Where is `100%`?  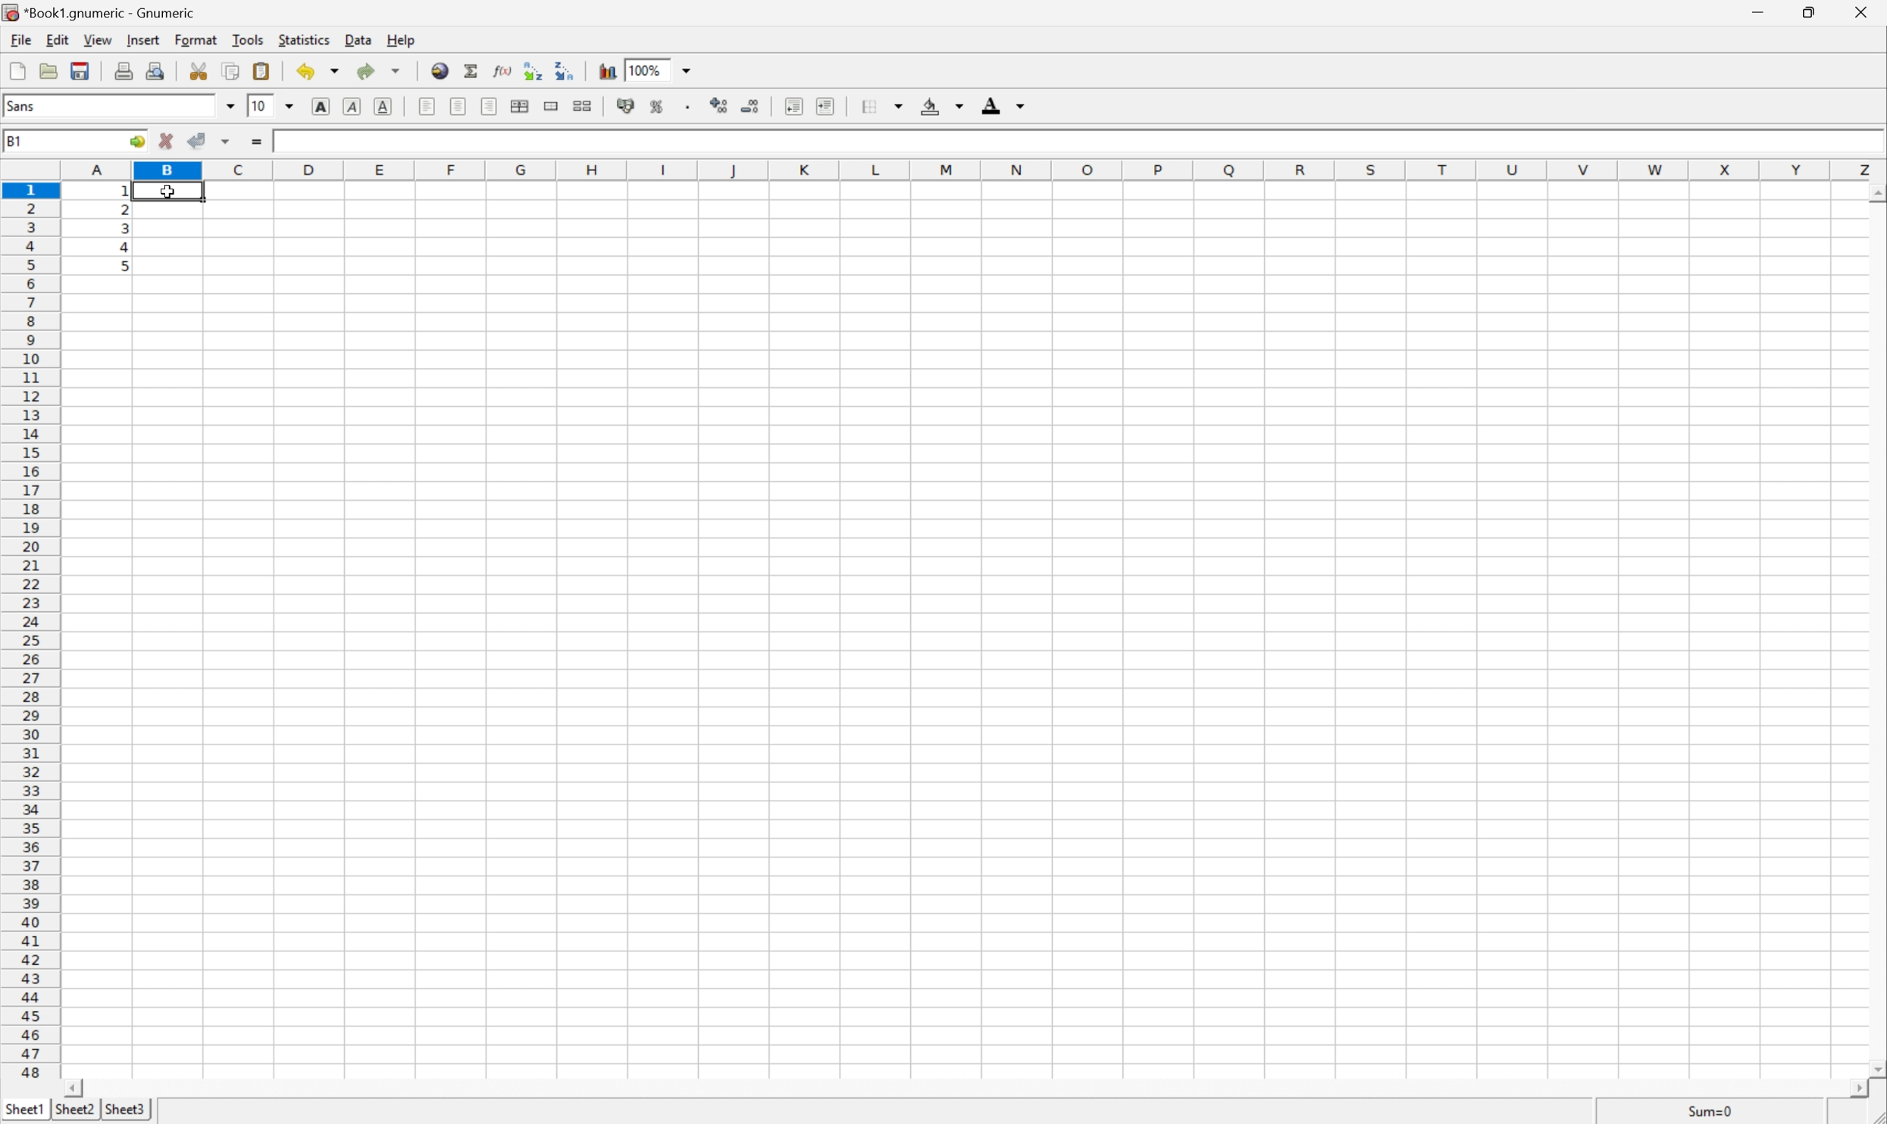 100% is located at coordinates (648, 69).